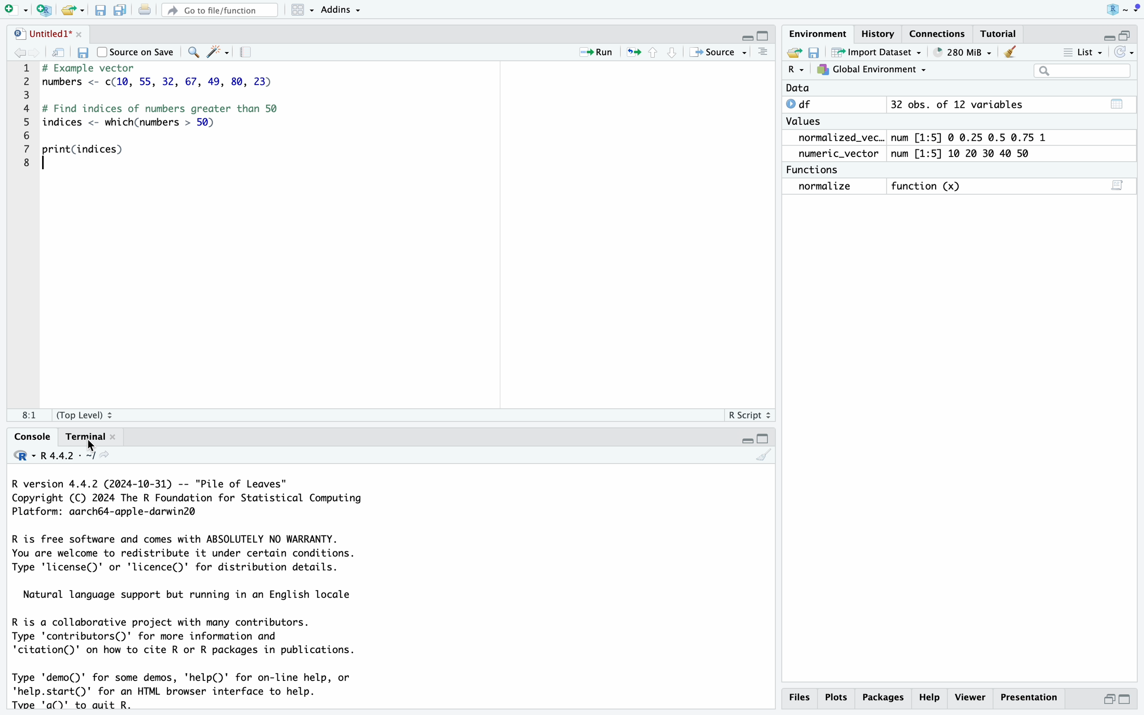 This screenshot has width=1144, height=715. What do you see at coordinates (217, 52) in the screenshot?
I see `WRITOR` at bounding box center [217, 52].